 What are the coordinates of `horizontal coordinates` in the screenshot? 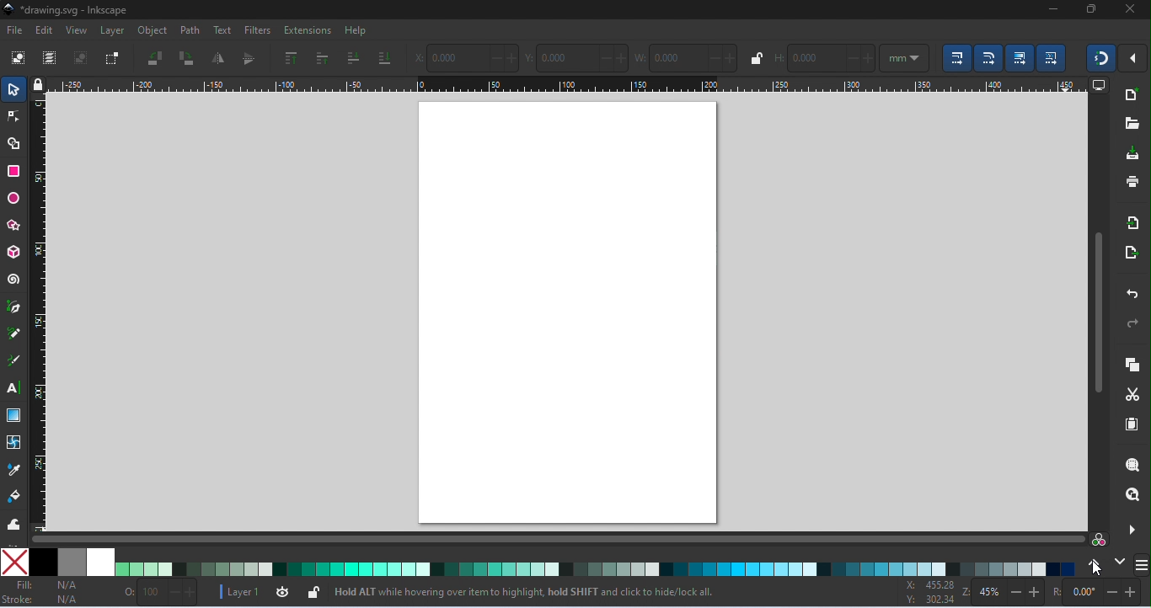 It's located at (465, 56).